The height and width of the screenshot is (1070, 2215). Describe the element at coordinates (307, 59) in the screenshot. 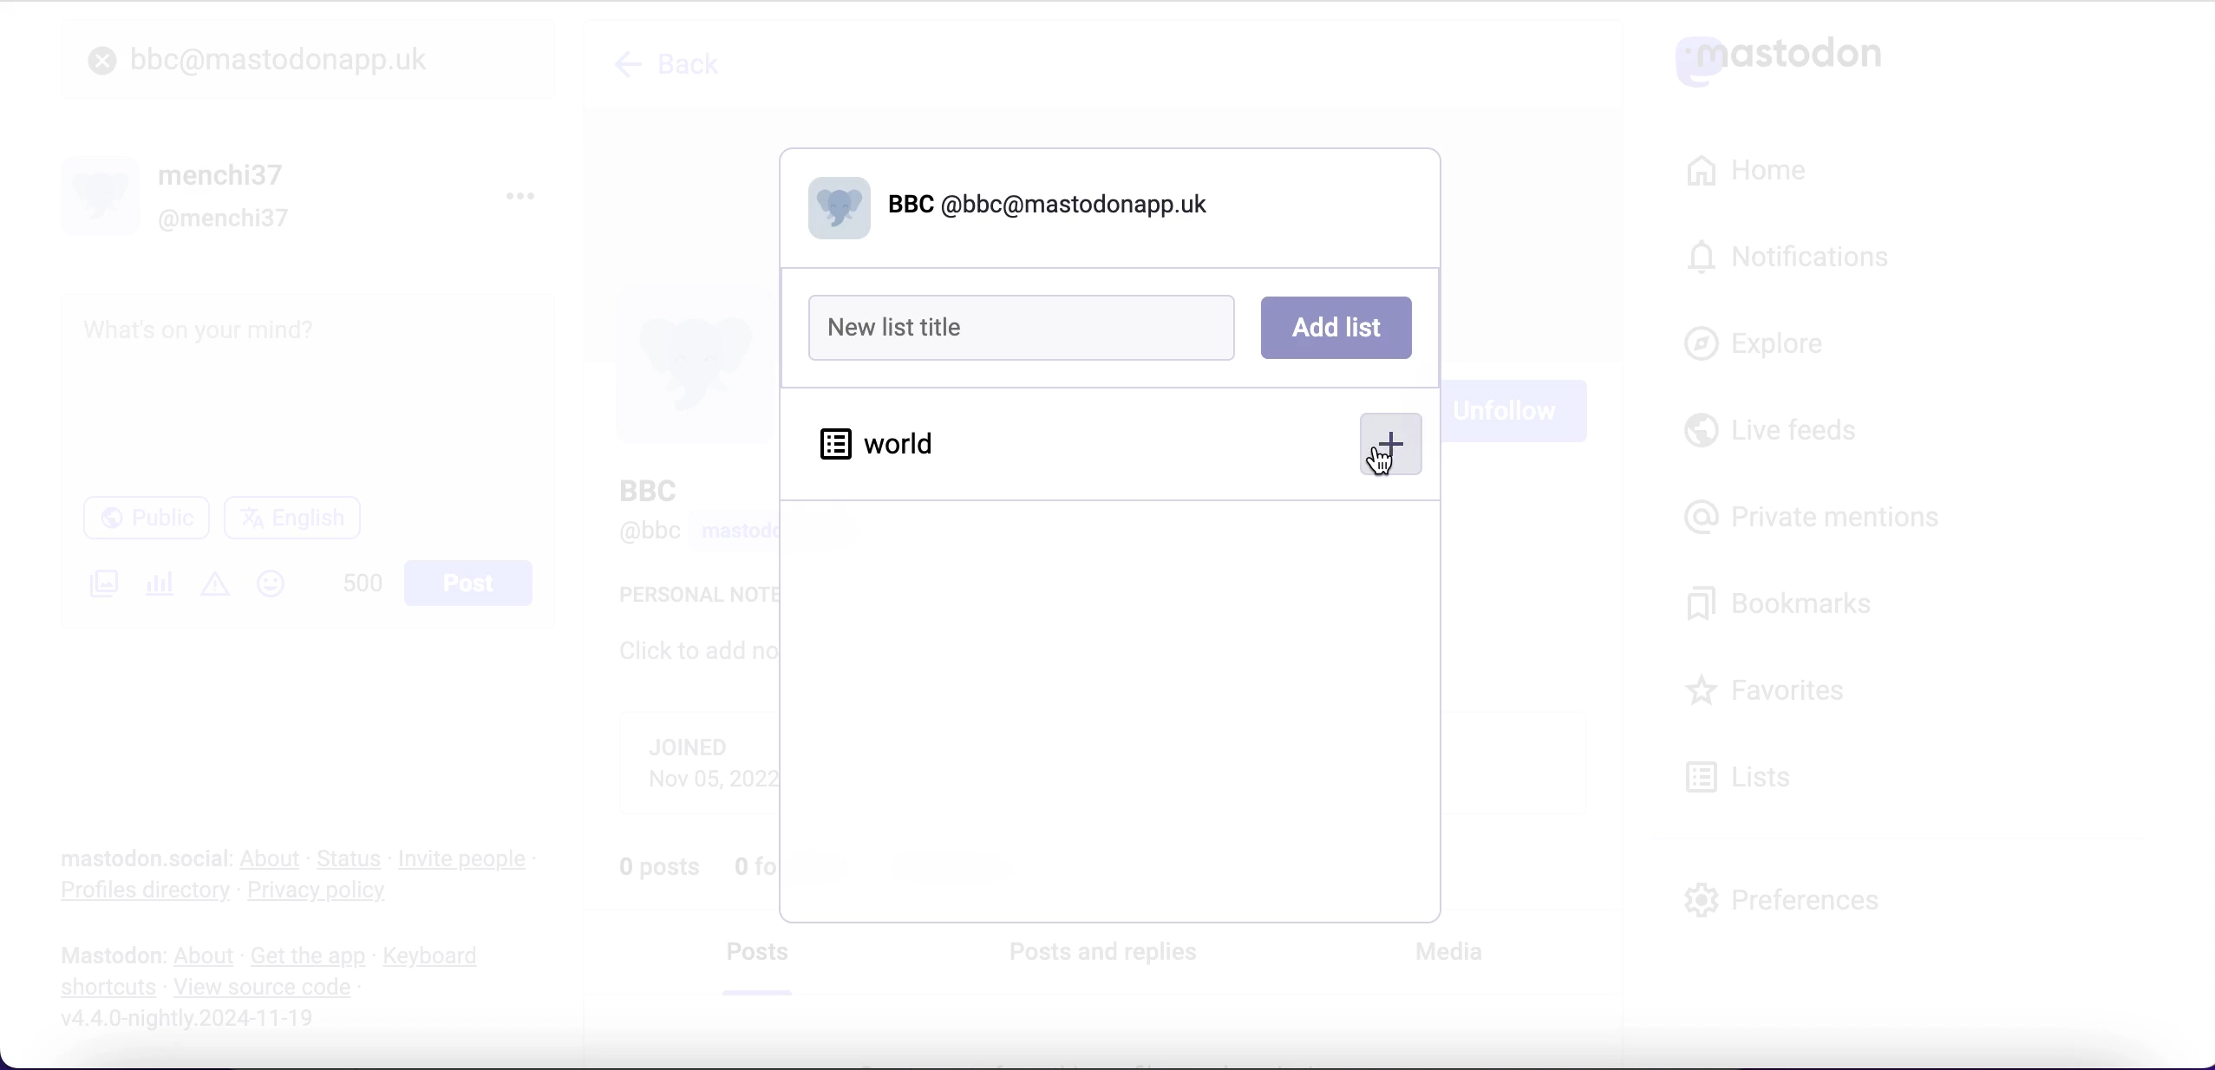

I see `user search` at that location.